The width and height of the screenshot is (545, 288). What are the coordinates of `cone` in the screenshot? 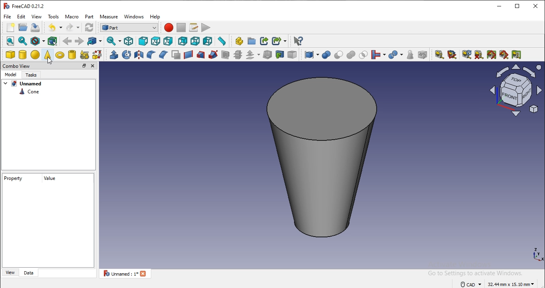 It's located at (47, 55).